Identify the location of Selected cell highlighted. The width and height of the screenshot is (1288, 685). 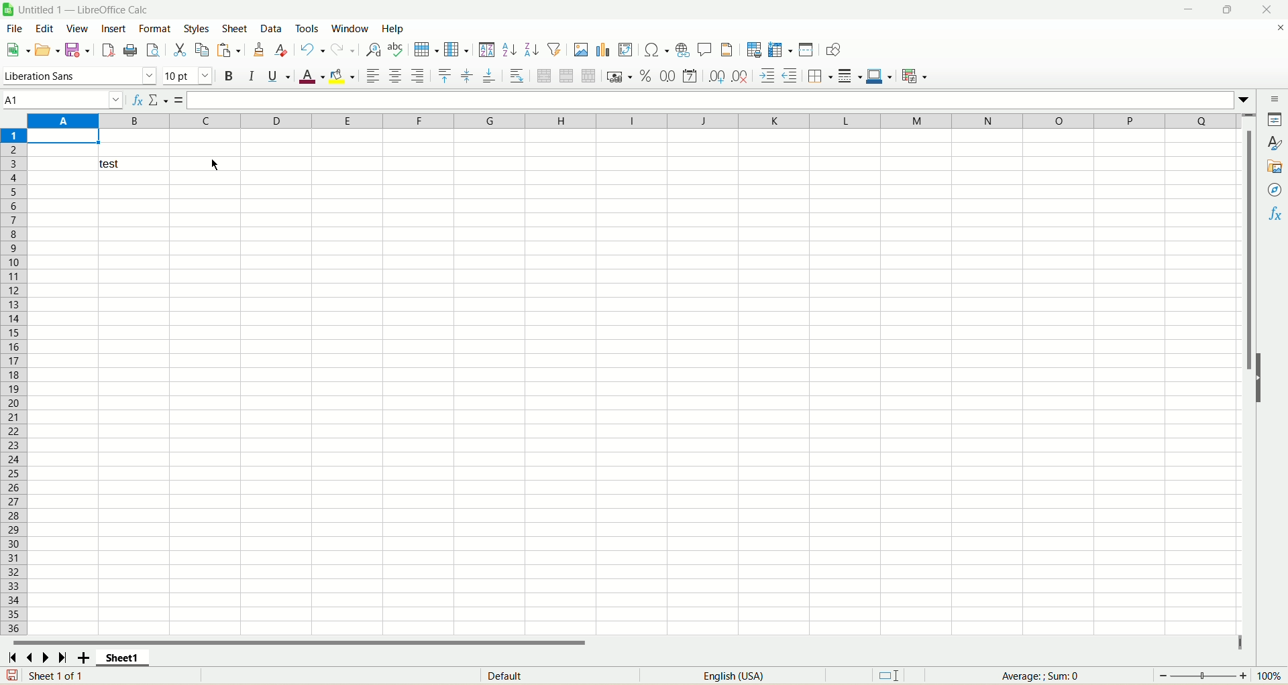
(63, 137).